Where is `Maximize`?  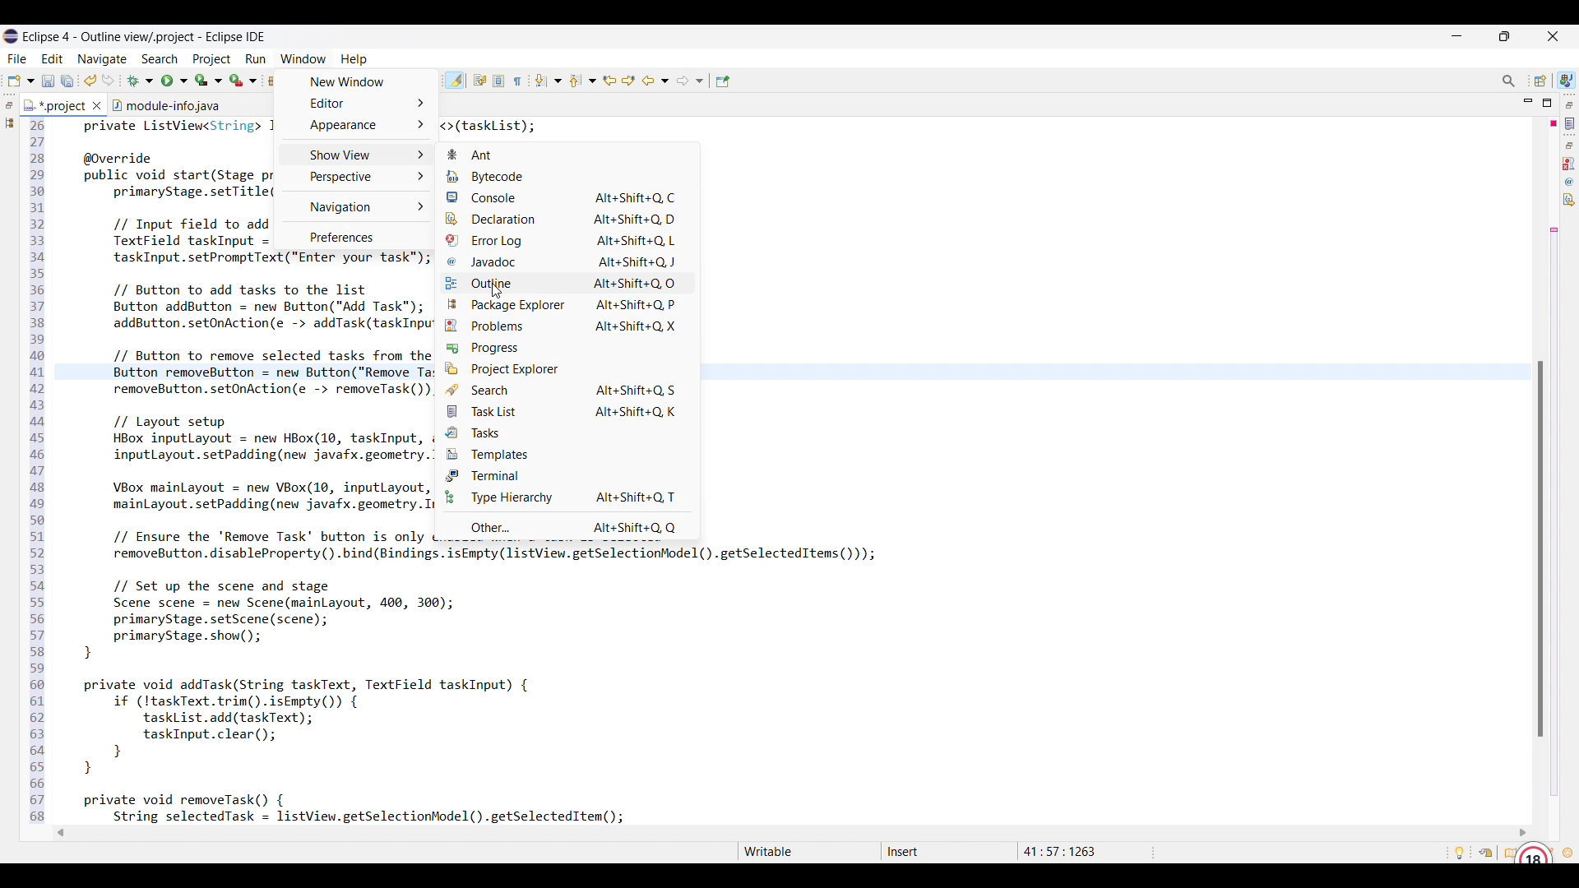
Maximize is located at coordinates (1547, 103).